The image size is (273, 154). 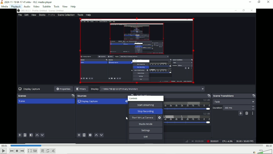 What do you see at coordinates (4, 145) in the screenshot?
I see `Elapsed time` at bounding box center [4, 145].